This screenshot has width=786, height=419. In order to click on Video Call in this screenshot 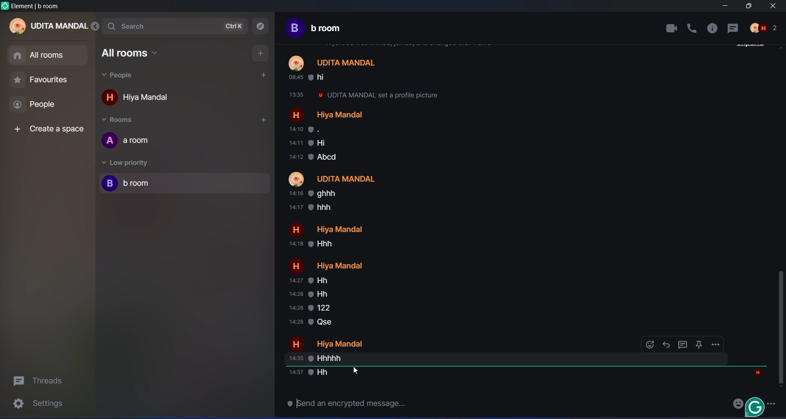, I will do `click(666, 28)`.